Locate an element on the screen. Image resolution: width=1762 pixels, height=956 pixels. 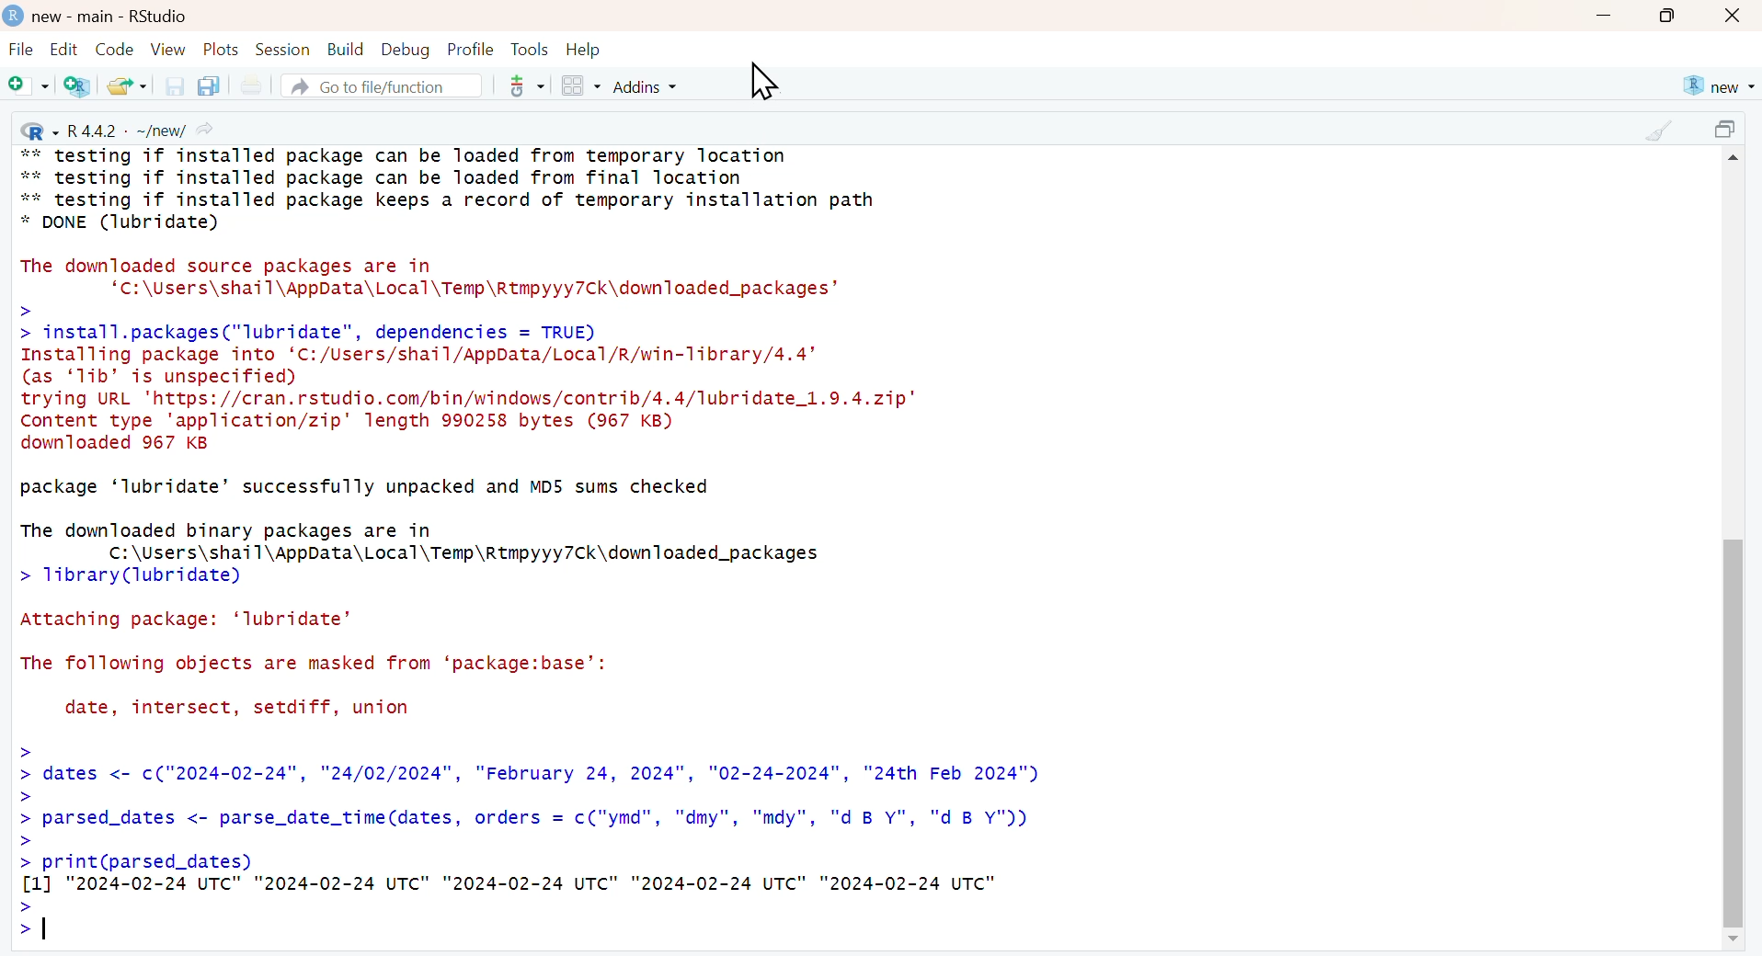
Session is located at coordinates (282, 49).